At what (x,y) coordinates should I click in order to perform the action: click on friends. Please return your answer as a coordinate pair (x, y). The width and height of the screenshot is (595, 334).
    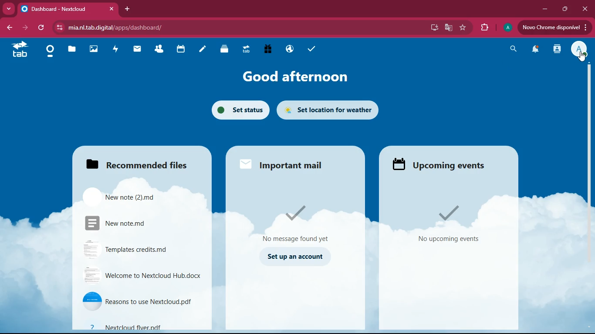
    Looking at the image, I should click on (160, 50).